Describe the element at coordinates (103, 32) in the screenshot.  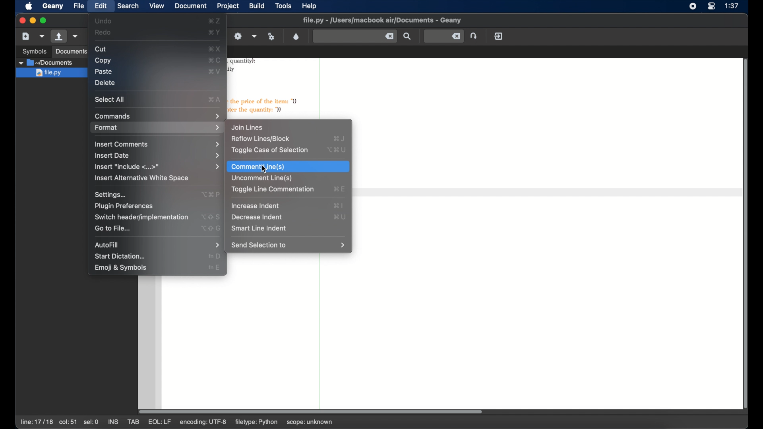
I see `redo` at that location.